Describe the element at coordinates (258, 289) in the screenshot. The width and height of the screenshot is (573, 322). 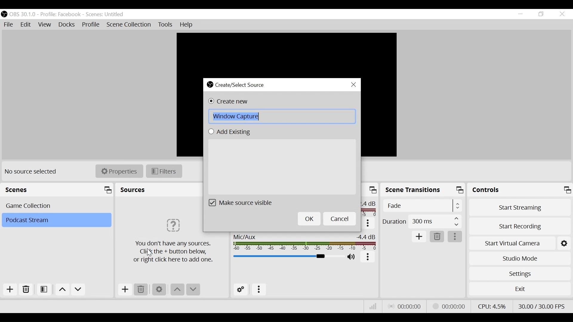
I see `More Options` at that location.